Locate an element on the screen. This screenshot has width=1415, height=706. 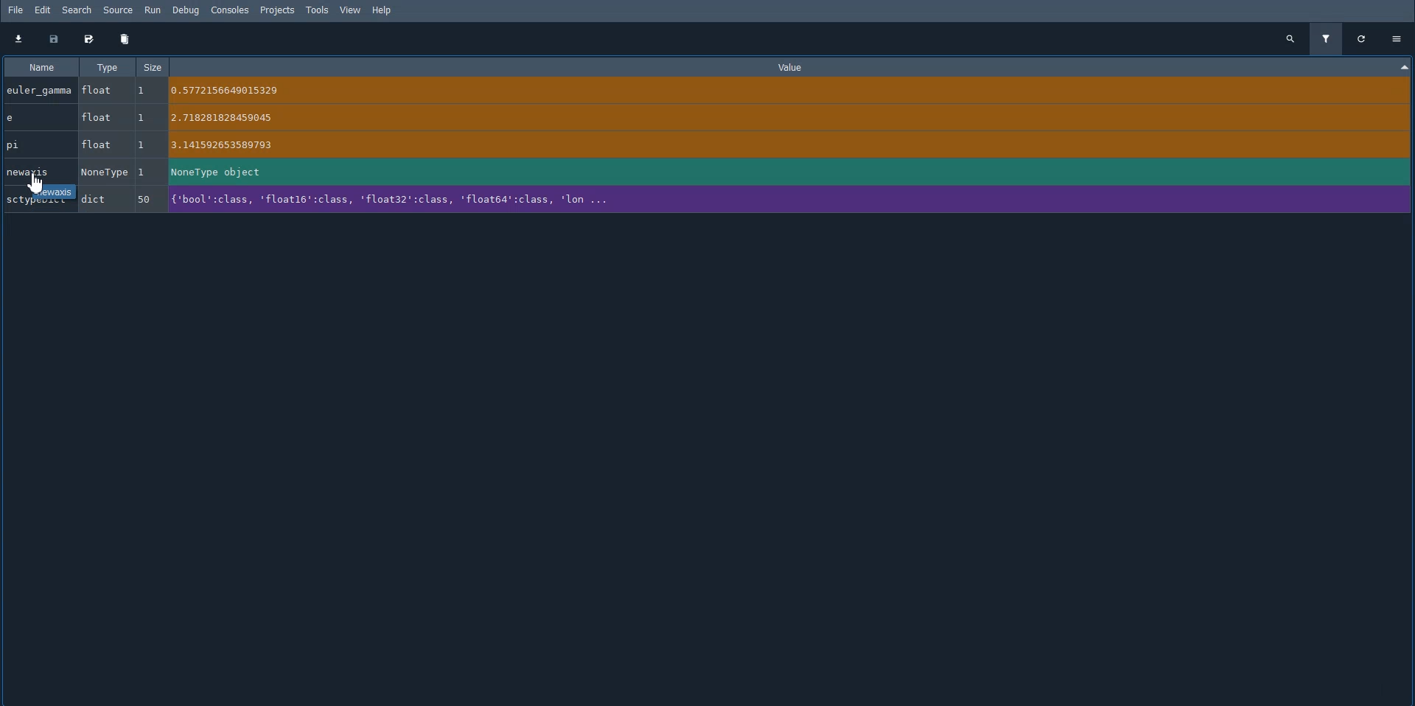
Search all variables is located at coordinates (1290, 38).